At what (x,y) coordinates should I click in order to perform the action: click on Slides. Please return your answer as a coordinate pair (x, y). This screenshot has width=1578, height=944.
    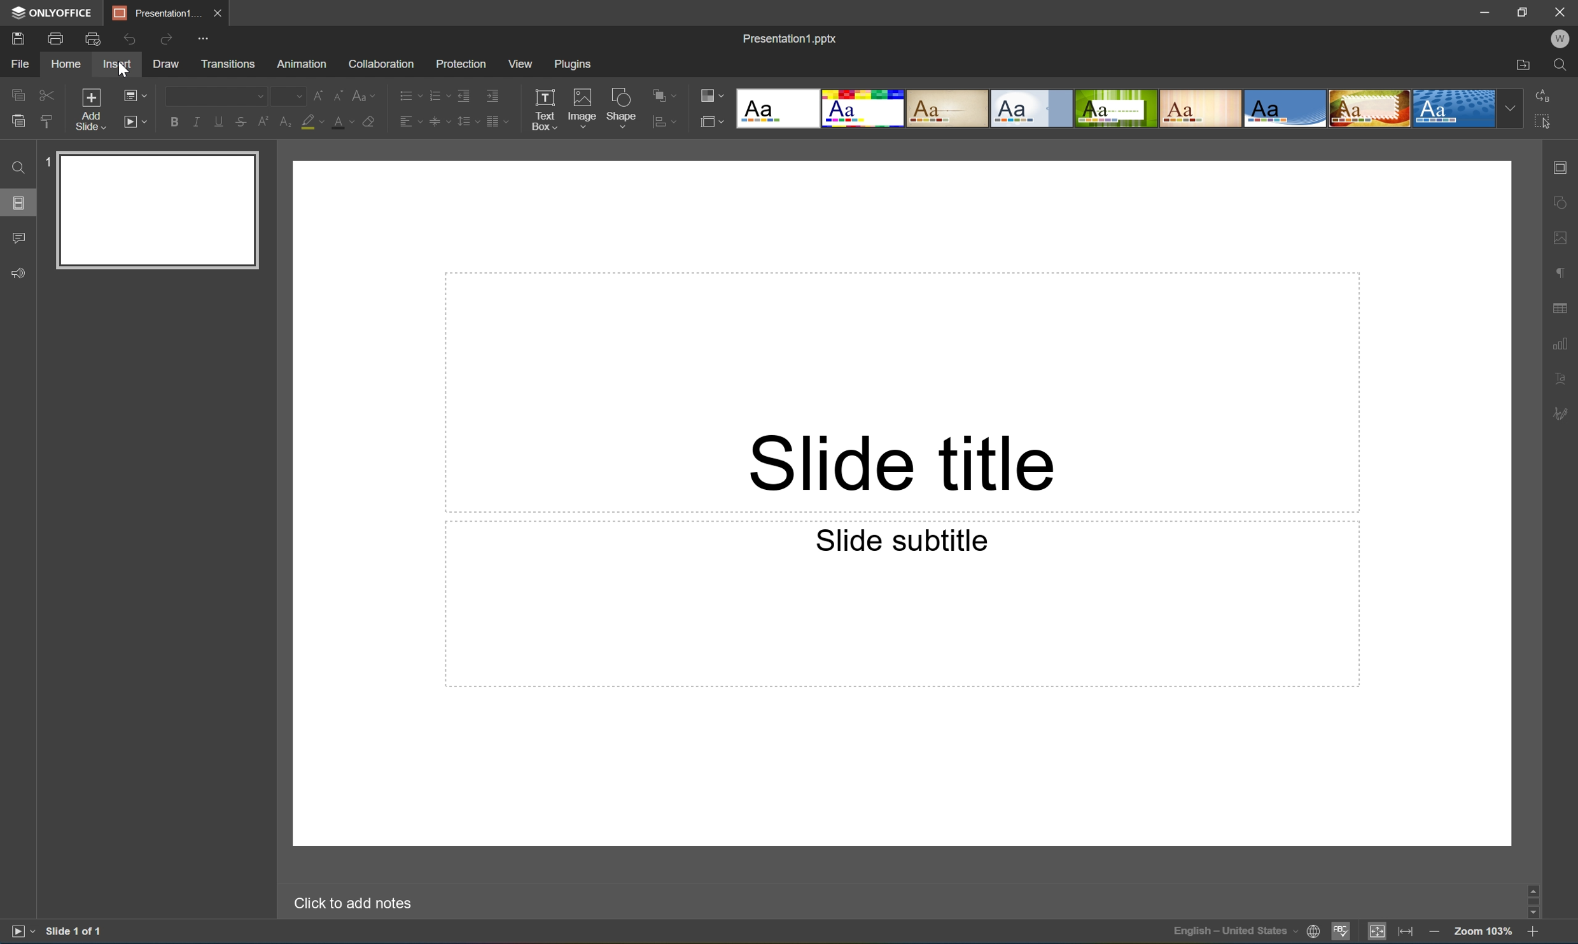
    Looking at the image, I should click on (18, 202).